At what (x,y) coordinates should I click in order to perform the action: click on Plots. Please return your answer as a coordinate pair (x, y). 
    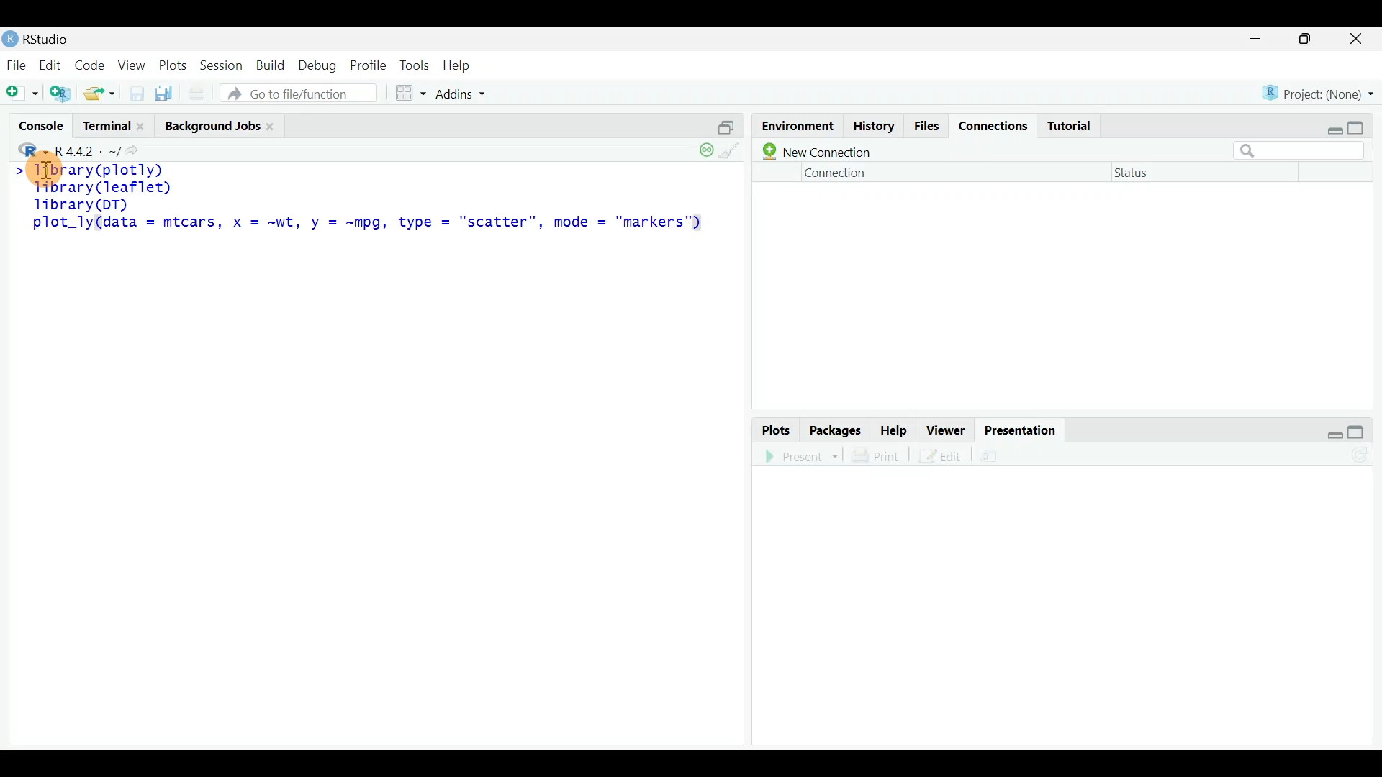
    Looking at the image, I should click on (774, 429).